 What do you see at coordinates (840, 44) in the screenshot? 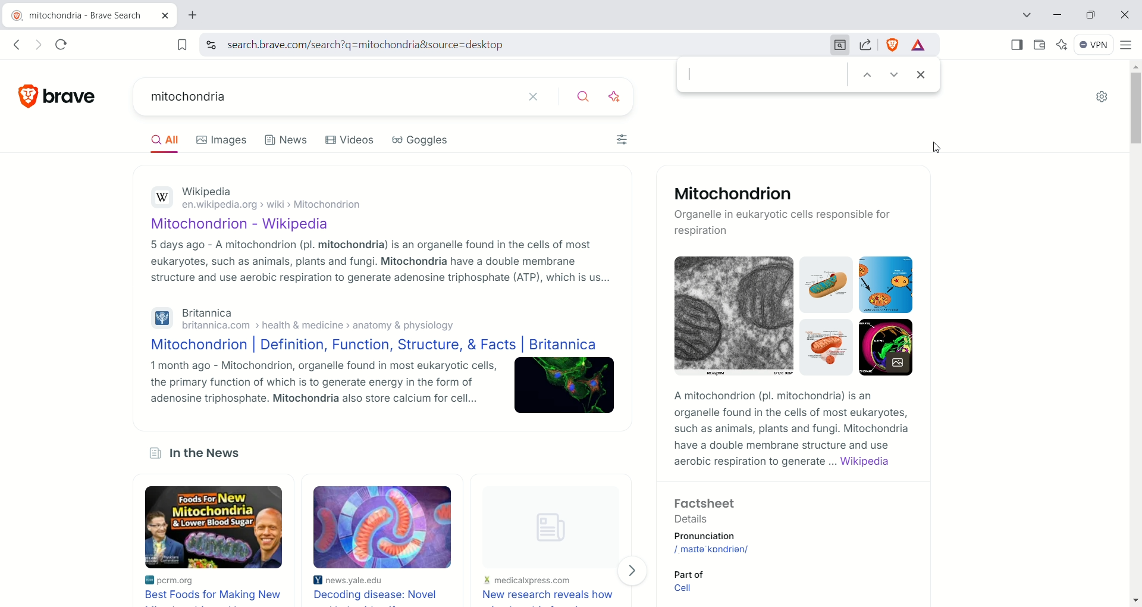
I see `find` at bounding box center [840, 44].